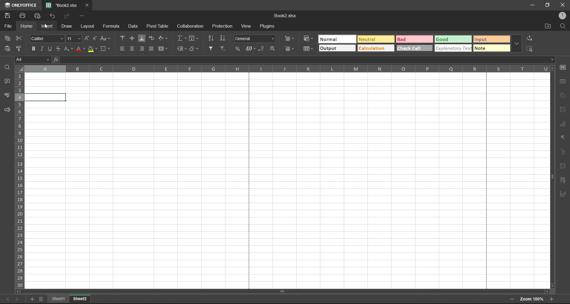  Describe the element at coordinates (50, 49) in the screenshot. I see `underline` at that location.